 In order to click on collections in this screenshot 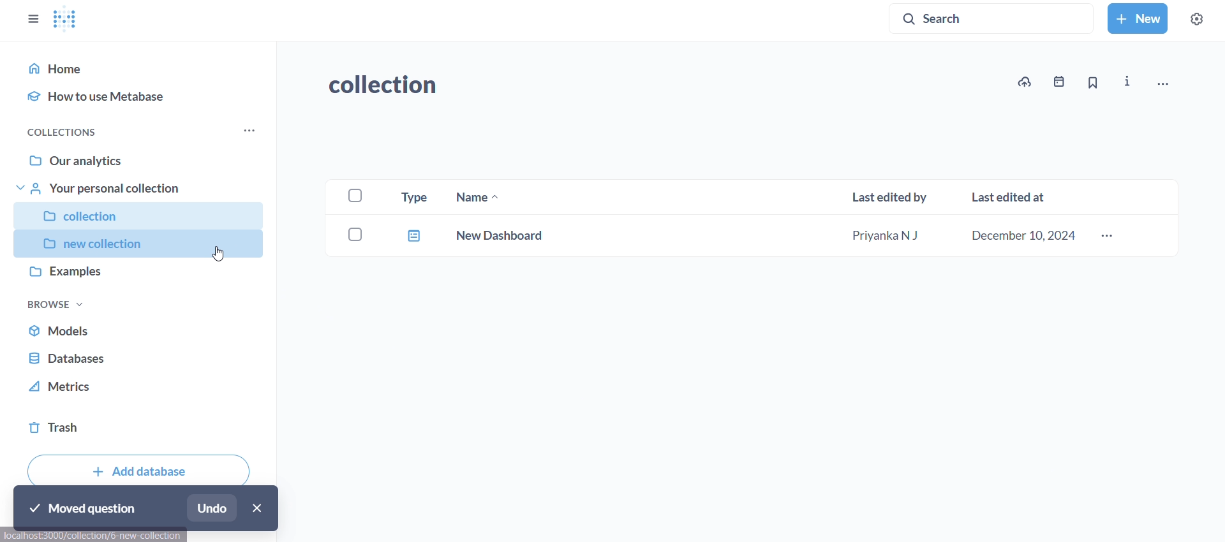, I will do `click(66, 132)`.